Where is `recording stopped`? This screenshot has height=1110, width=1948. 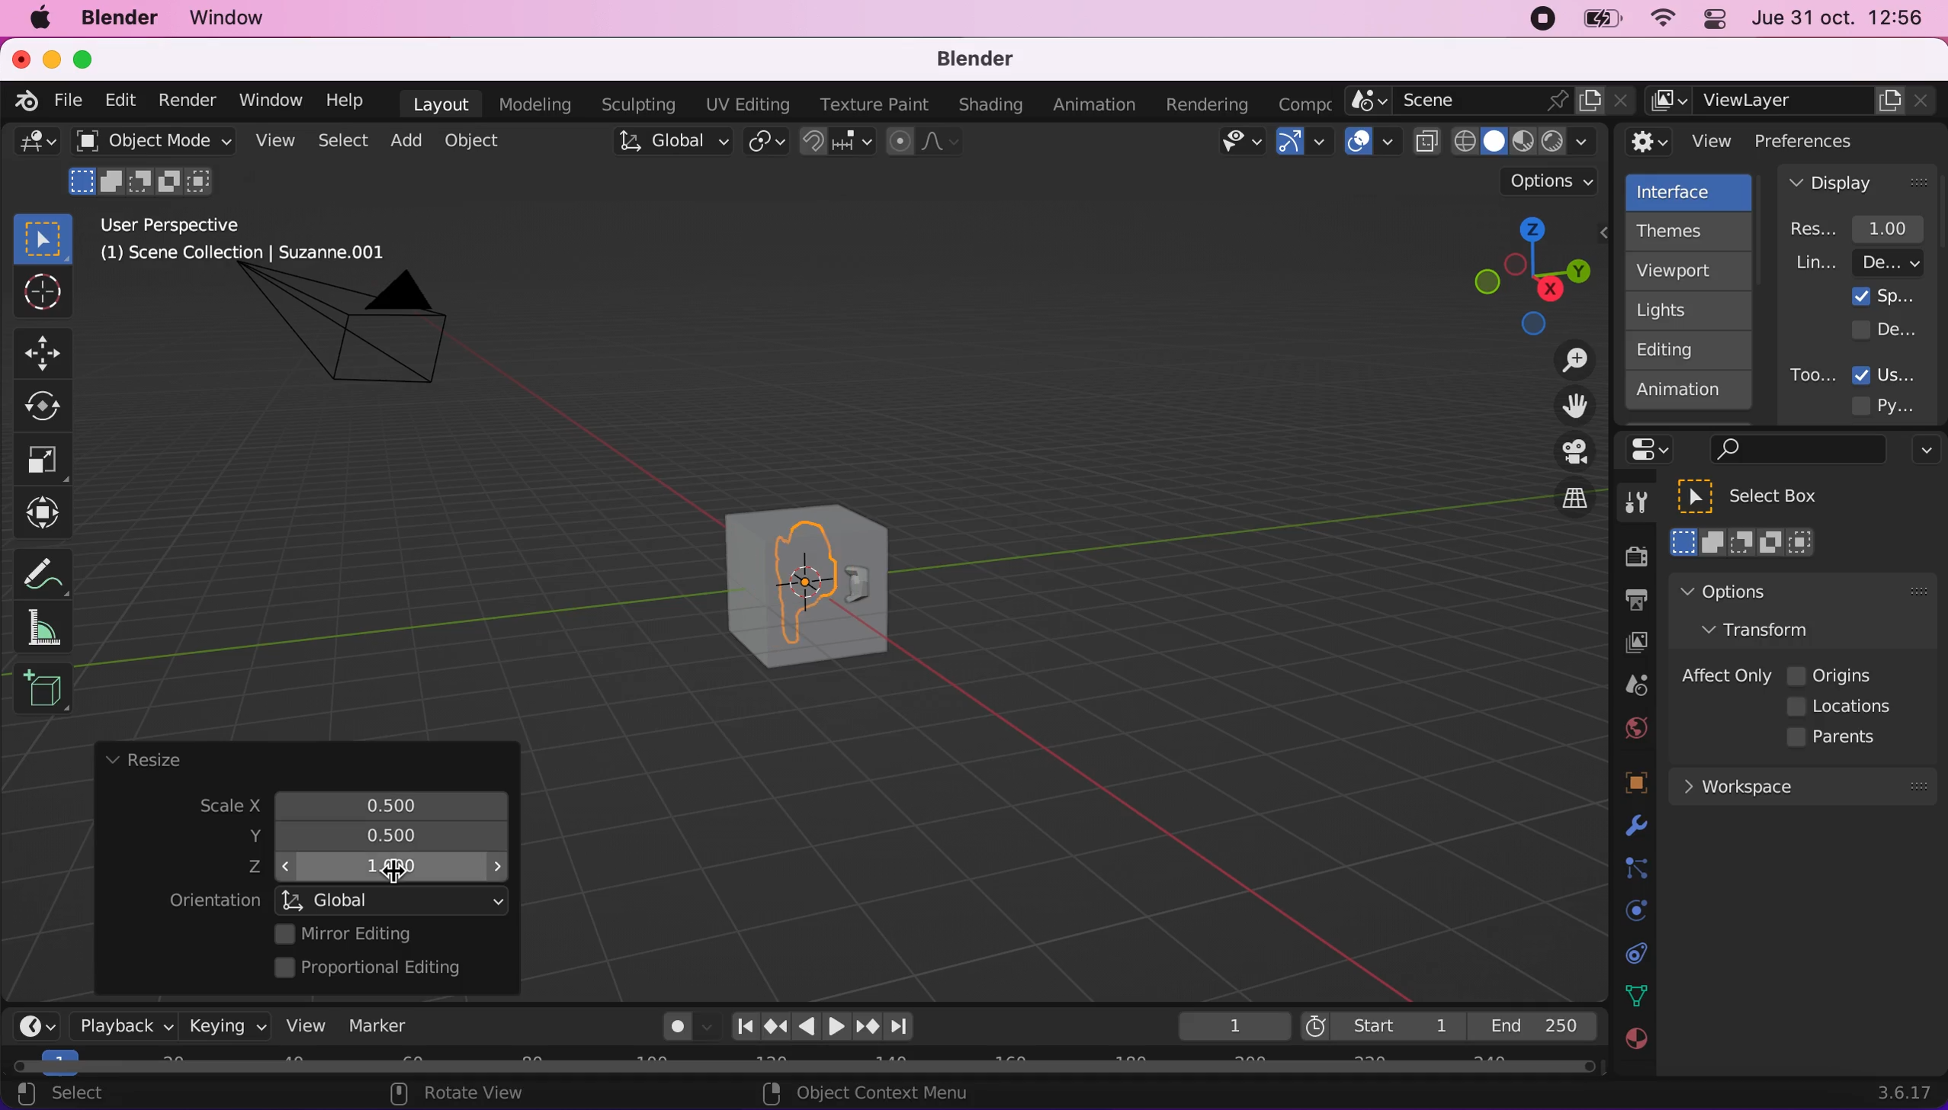
recording stopped is located at coordinates (1536, 21).